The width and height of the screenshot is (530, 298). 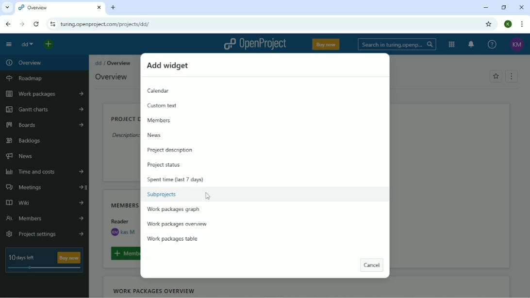 I want to click on Restore down, so click(x=503, y=7).